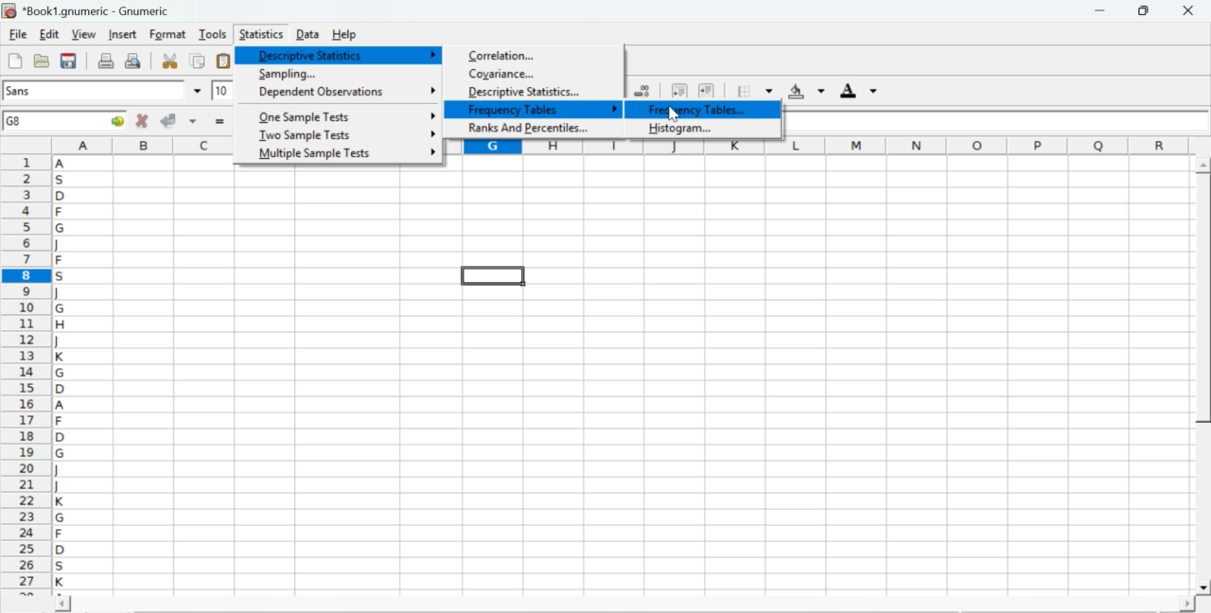 Image resolution: width=1211 pixels, height=613 pixels. What do you see at coordinates (69, 61) in the screenshot?
I see `save current workbook` at bounding box center [69, 61].